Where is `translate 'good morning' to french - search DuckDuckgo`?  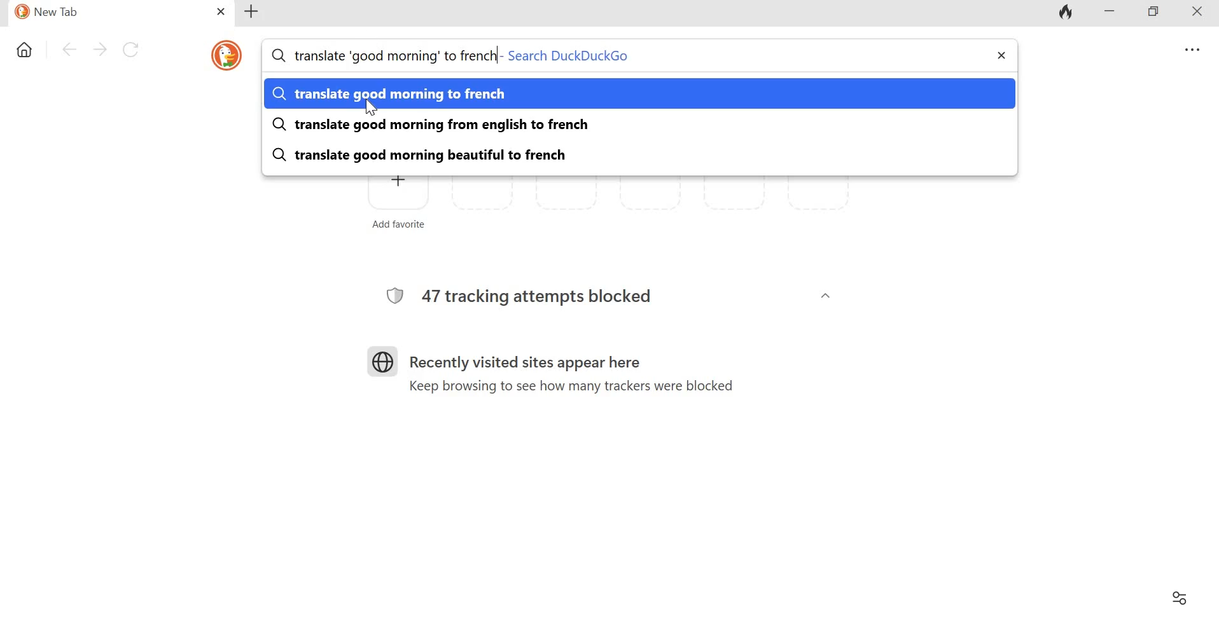 translate 'good morning' to french - search DuckDuckgo is located at coordinates (463, 55).